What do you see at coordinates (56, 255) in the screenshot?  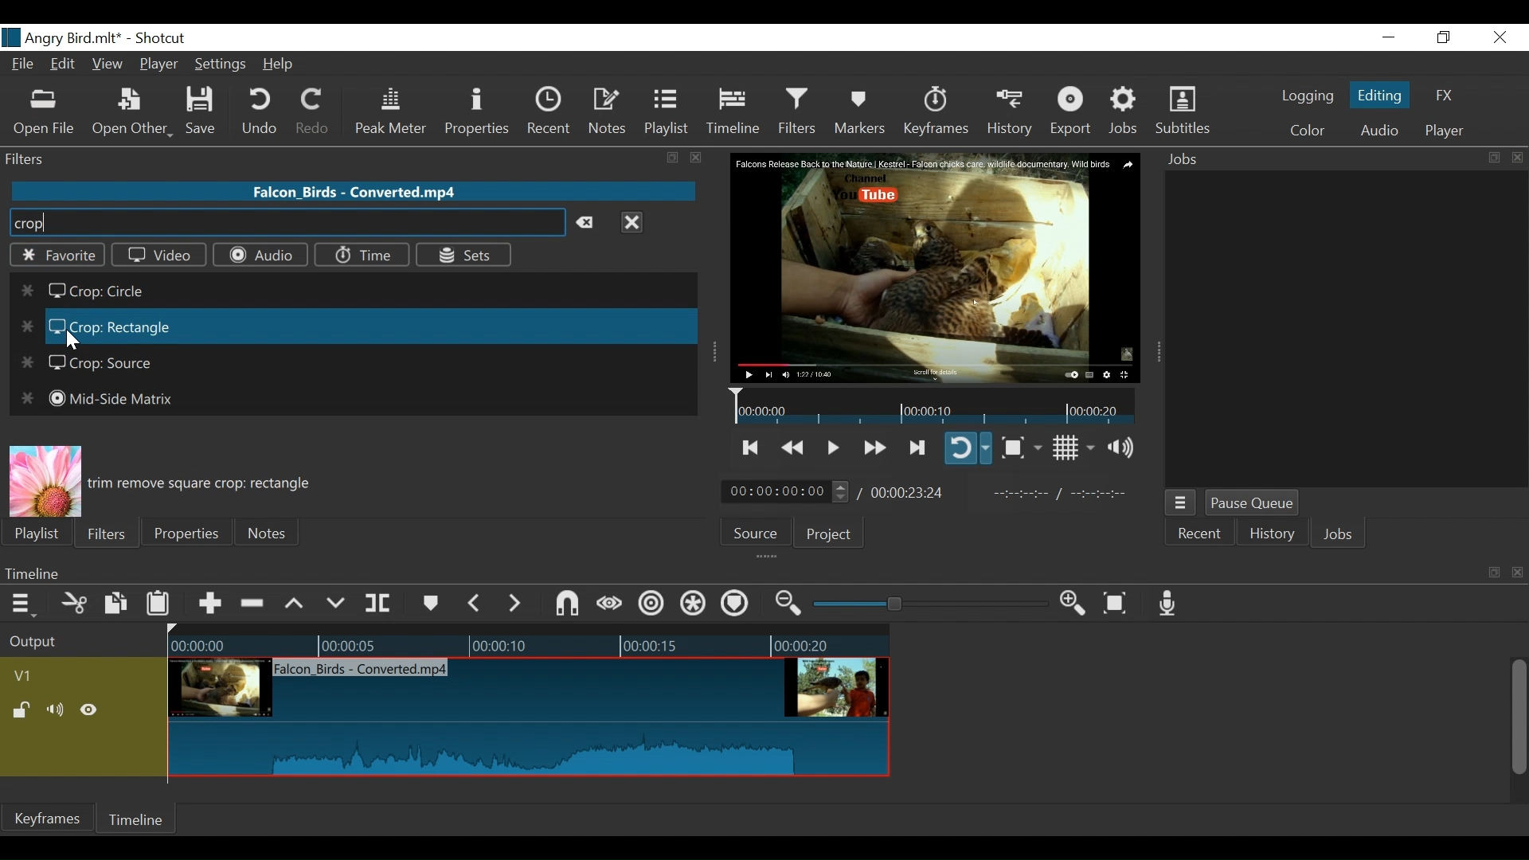 I see `Favorite` at bounding box center [56, 255].